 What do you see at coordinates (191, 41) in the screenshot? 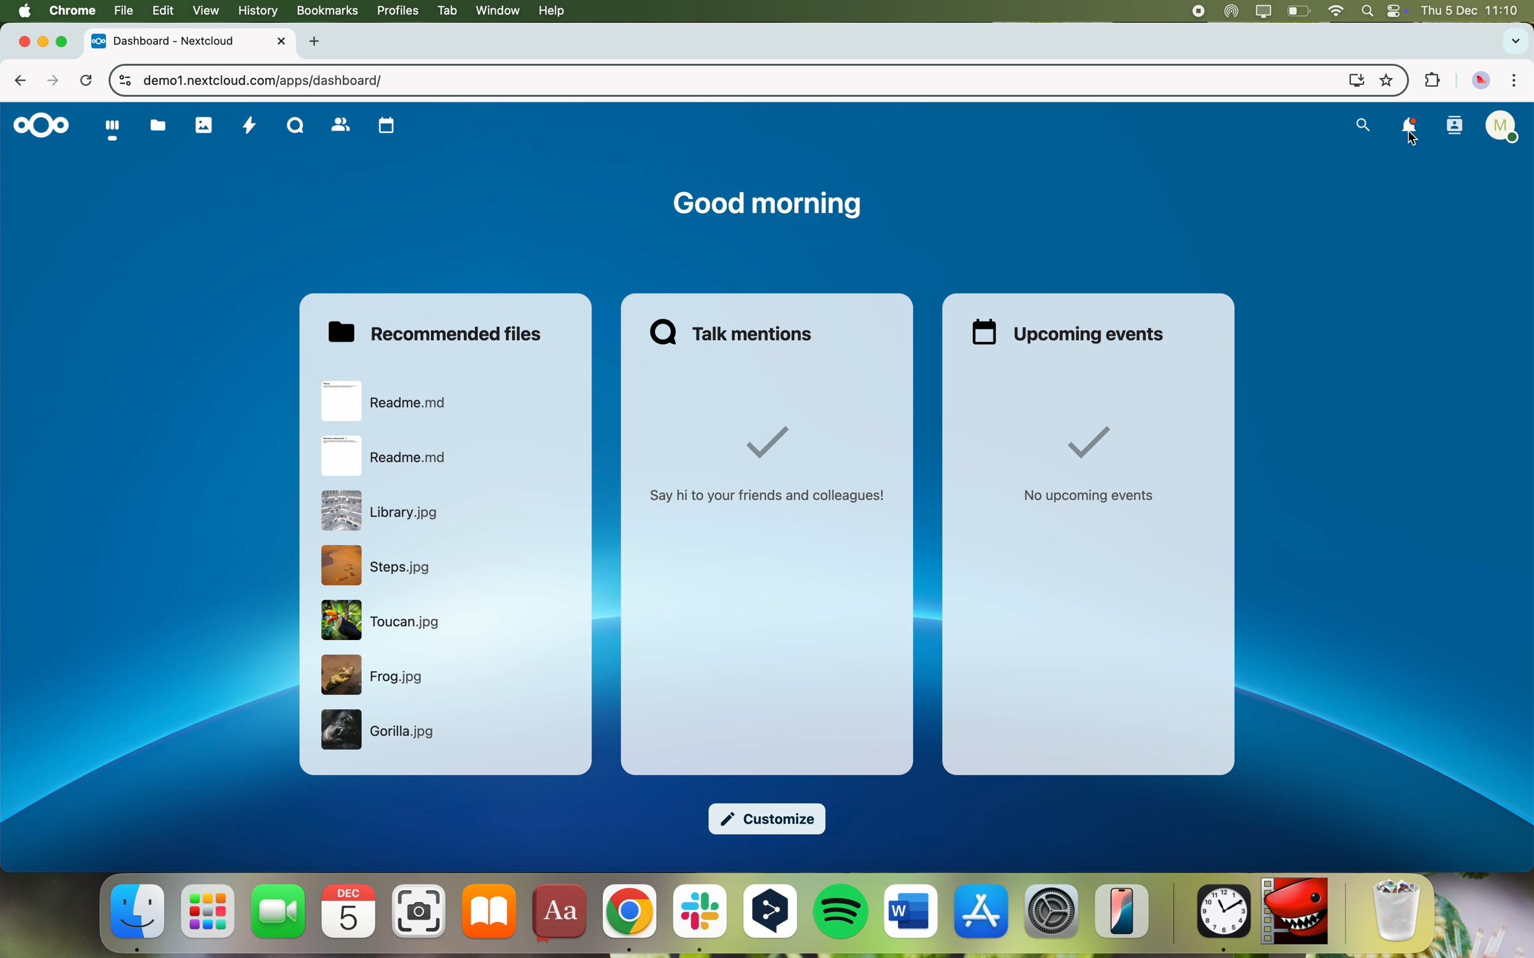
I see `tab` at bounding box center [191, 41].